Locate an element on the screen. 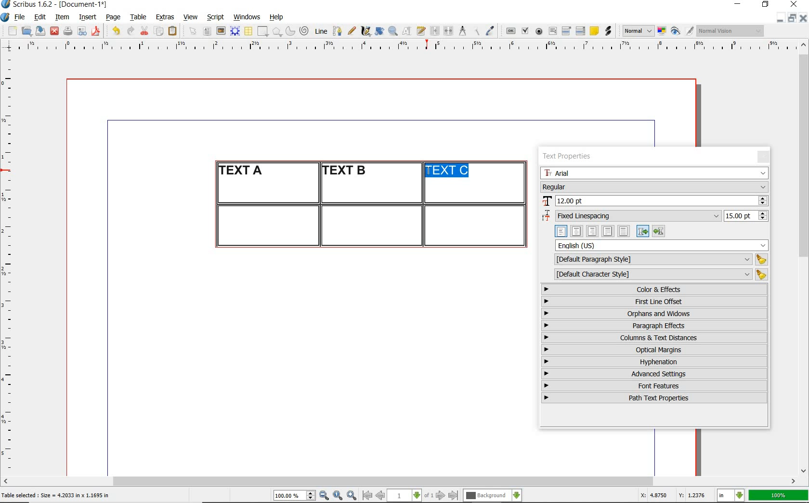  new is located at coordinates (11, 31).